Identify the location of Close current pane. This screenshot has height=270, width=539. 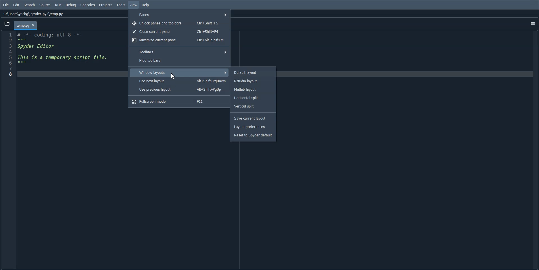
(180, 31).